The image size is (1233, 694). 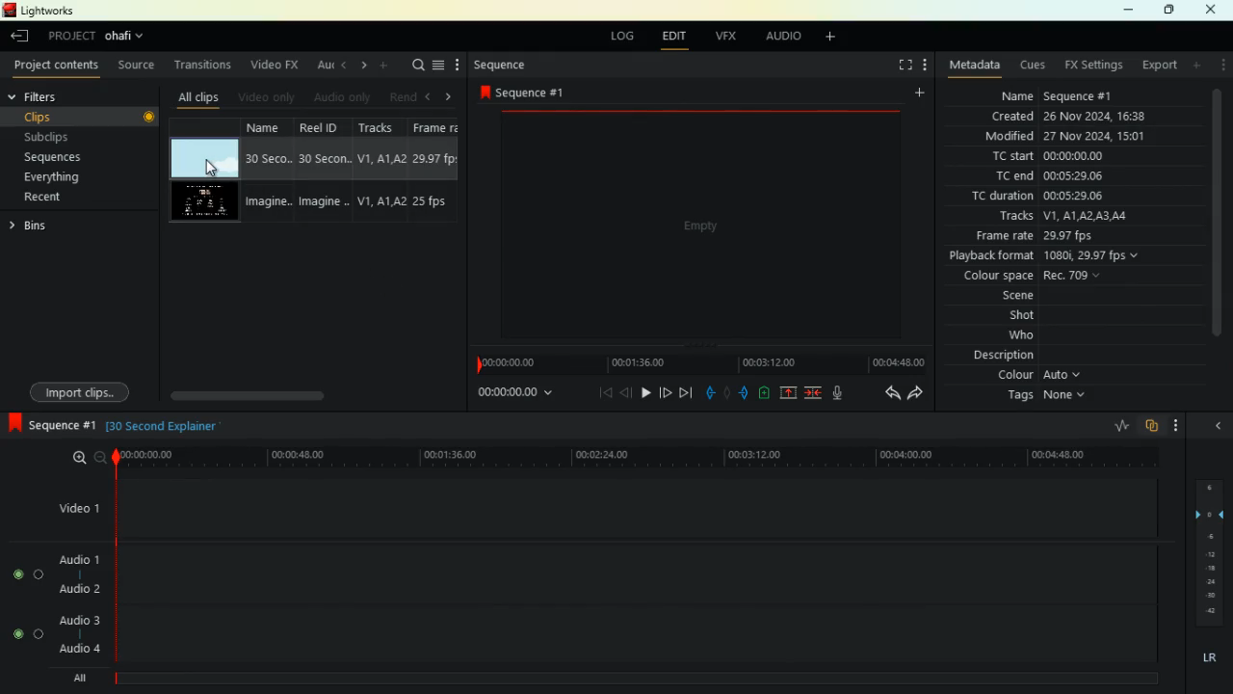 What do you see at coordinates (916, 395) in the screenshot?
I see `forward` at bounding box center [916, 395].